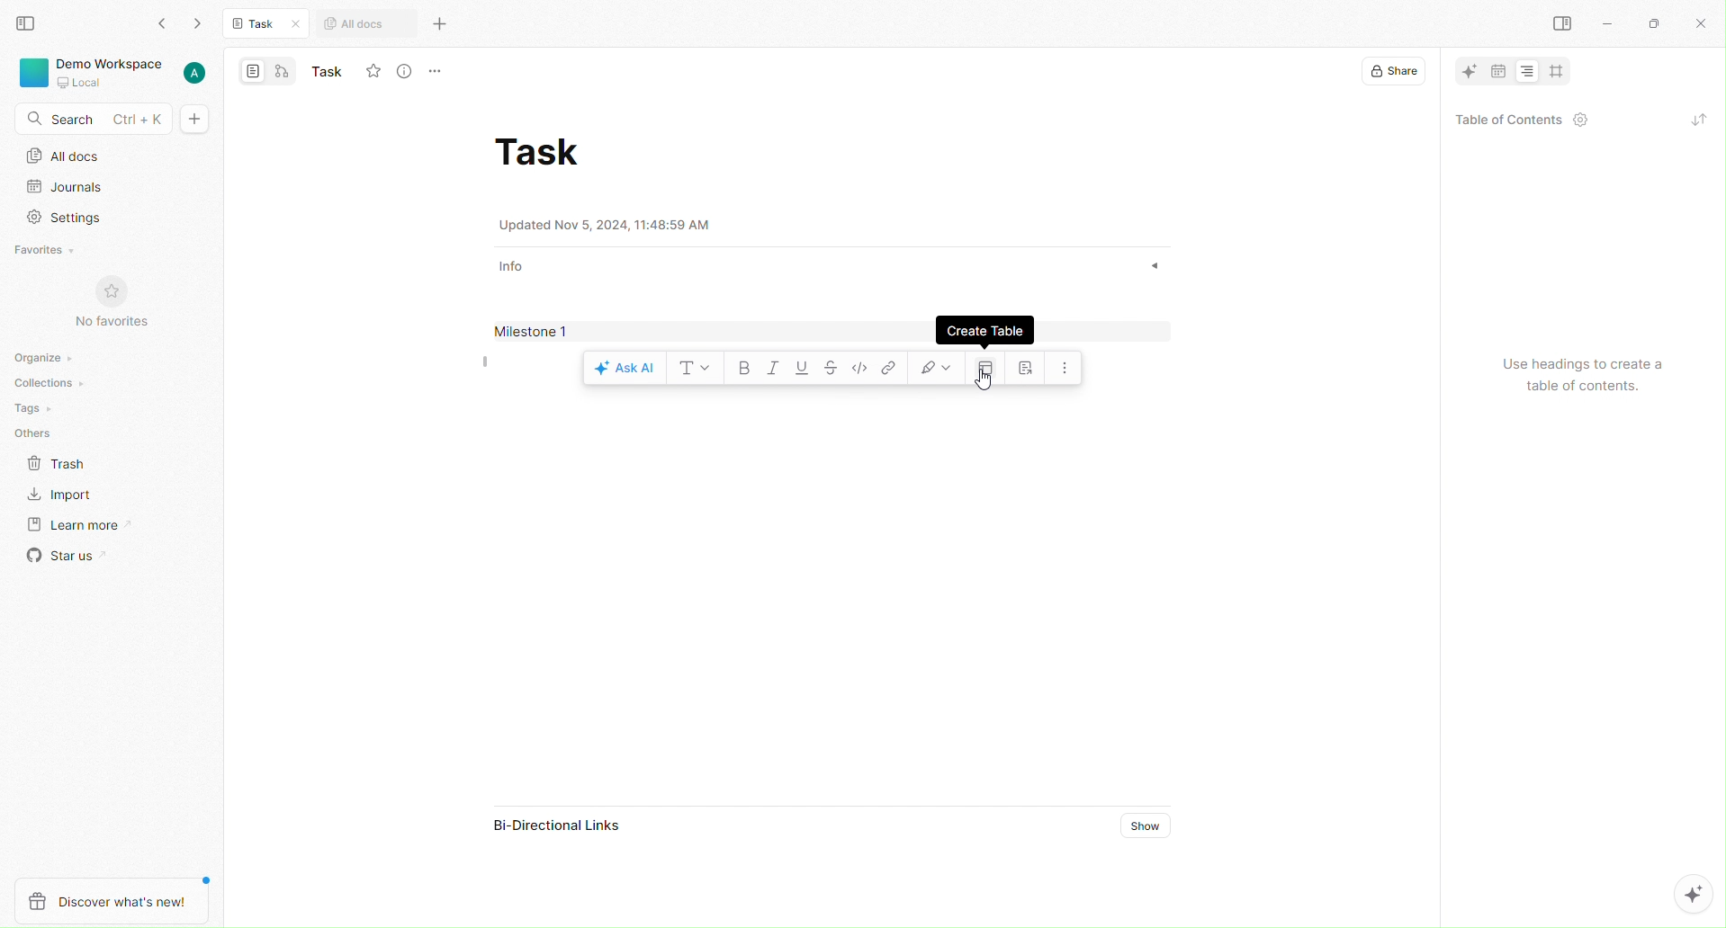 The height and width of the screenshot is (928, 1726). What do you see at coordinates (197, 73) in the screenshot?
I see `User account` at bounding box center [197, 73].